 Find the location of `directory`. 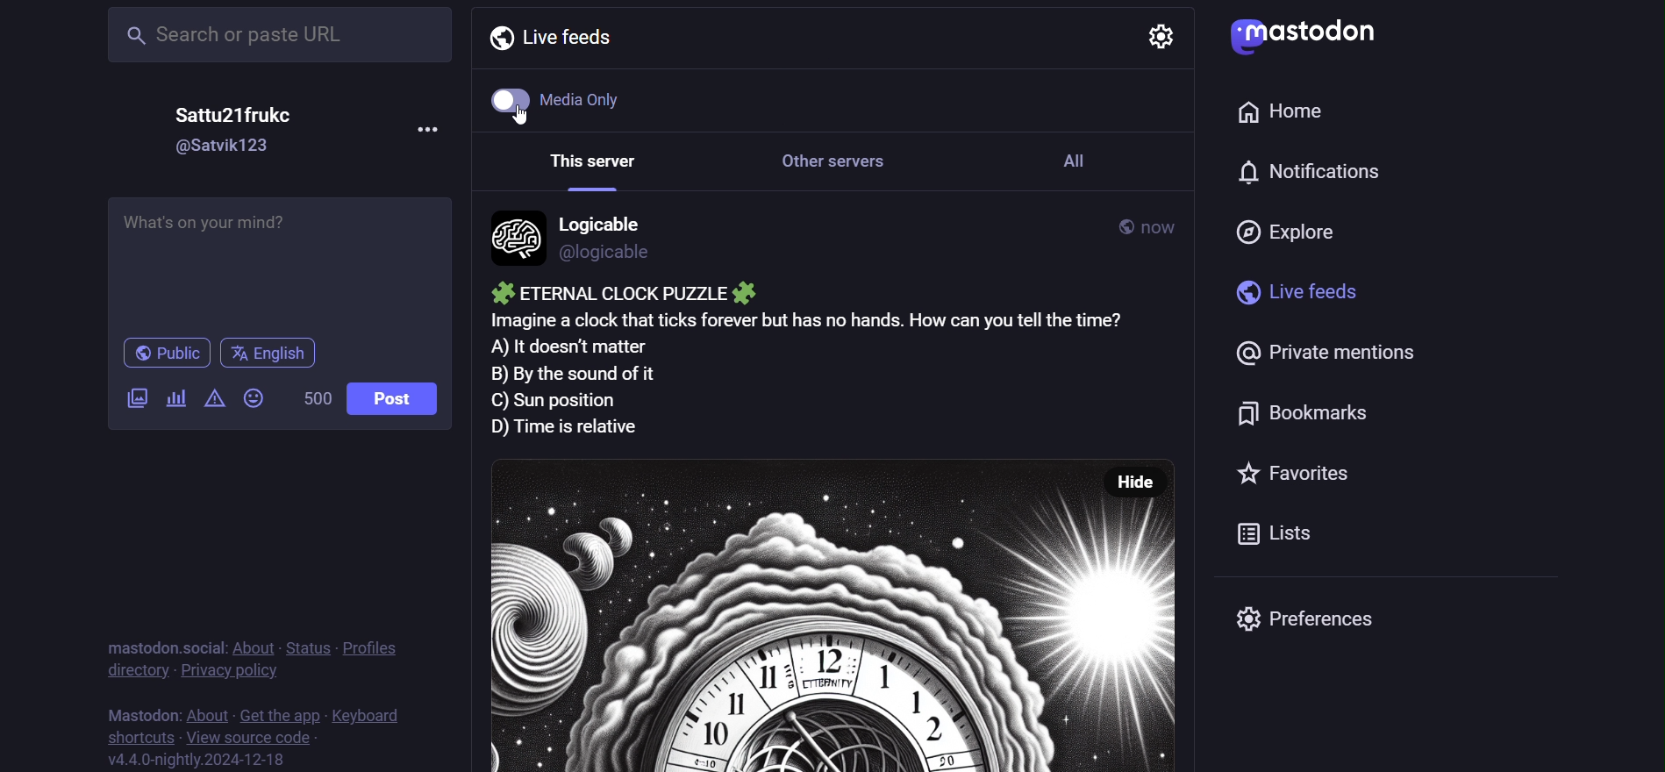

directory is located at coordinates (130, 672).